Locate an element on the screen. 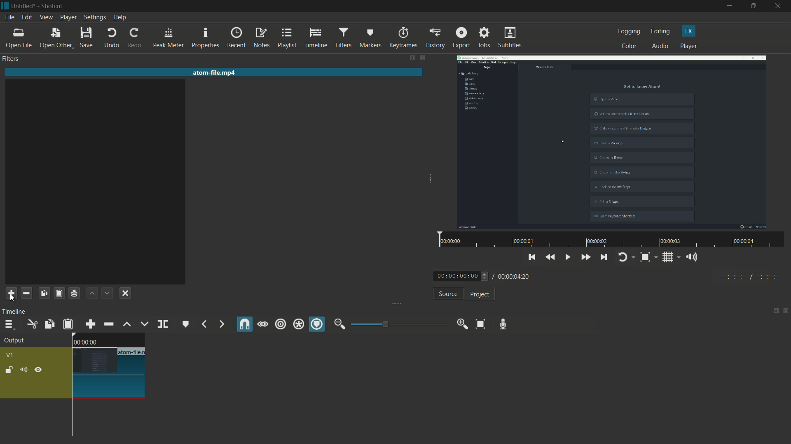  show the volume control is located at coordinates (694, 258).